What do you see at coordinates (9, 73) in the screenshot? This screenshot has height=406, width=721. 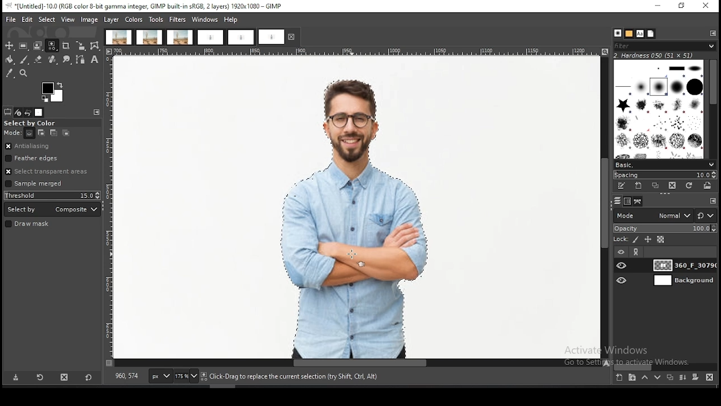 I see `color picker tool` at bounding box center [9, 73].